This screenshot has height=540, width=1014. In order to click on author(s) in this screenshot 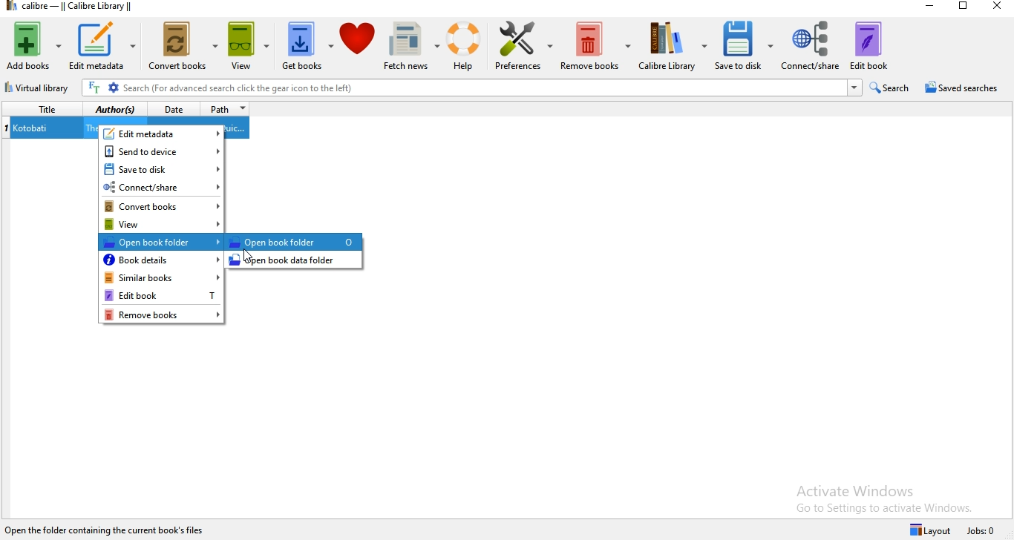, I will do `click(117, 111)`.